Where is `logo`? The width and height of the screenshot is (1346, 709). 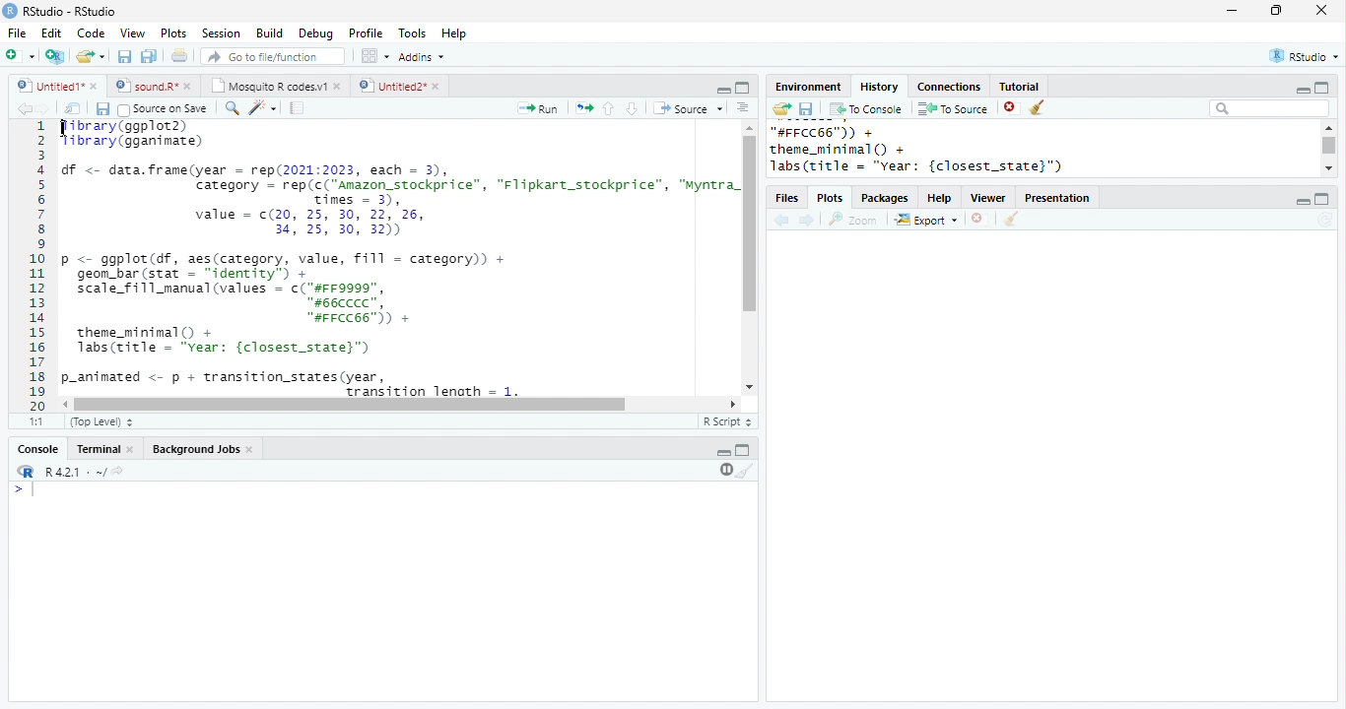
logo is located at coordinates (10, 11).